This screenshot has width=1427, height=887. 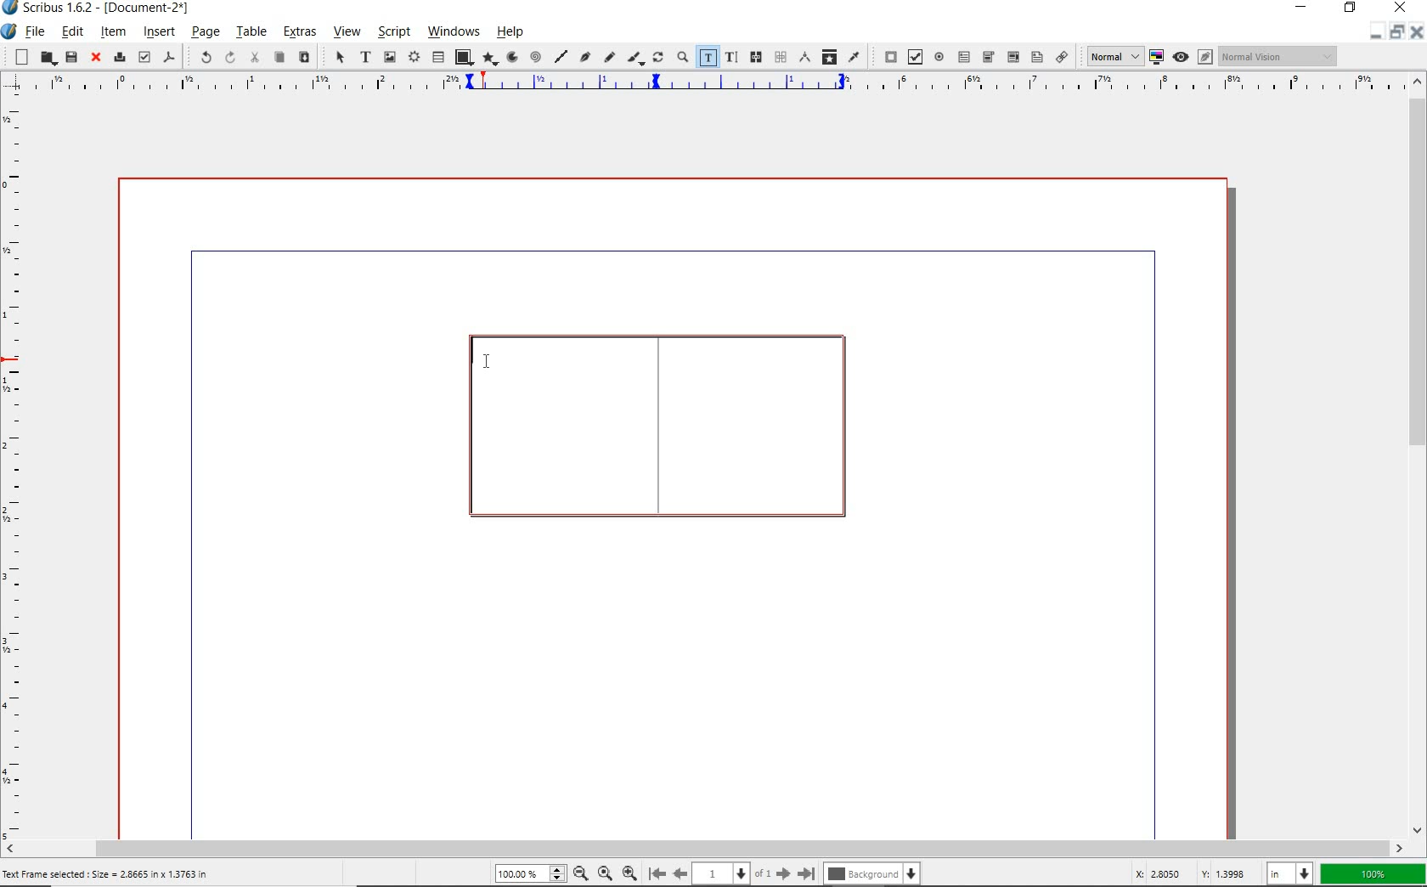 What do you see at coordinates (72, 32) in the screenshot?
I see `edit` at bounding box center [72, 32].